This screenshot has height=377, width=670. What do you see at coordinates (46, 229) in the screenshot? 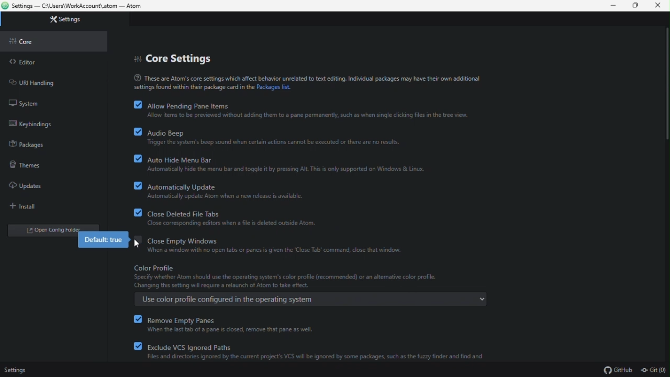
I see `open folder` at bounding box center [46, 229].